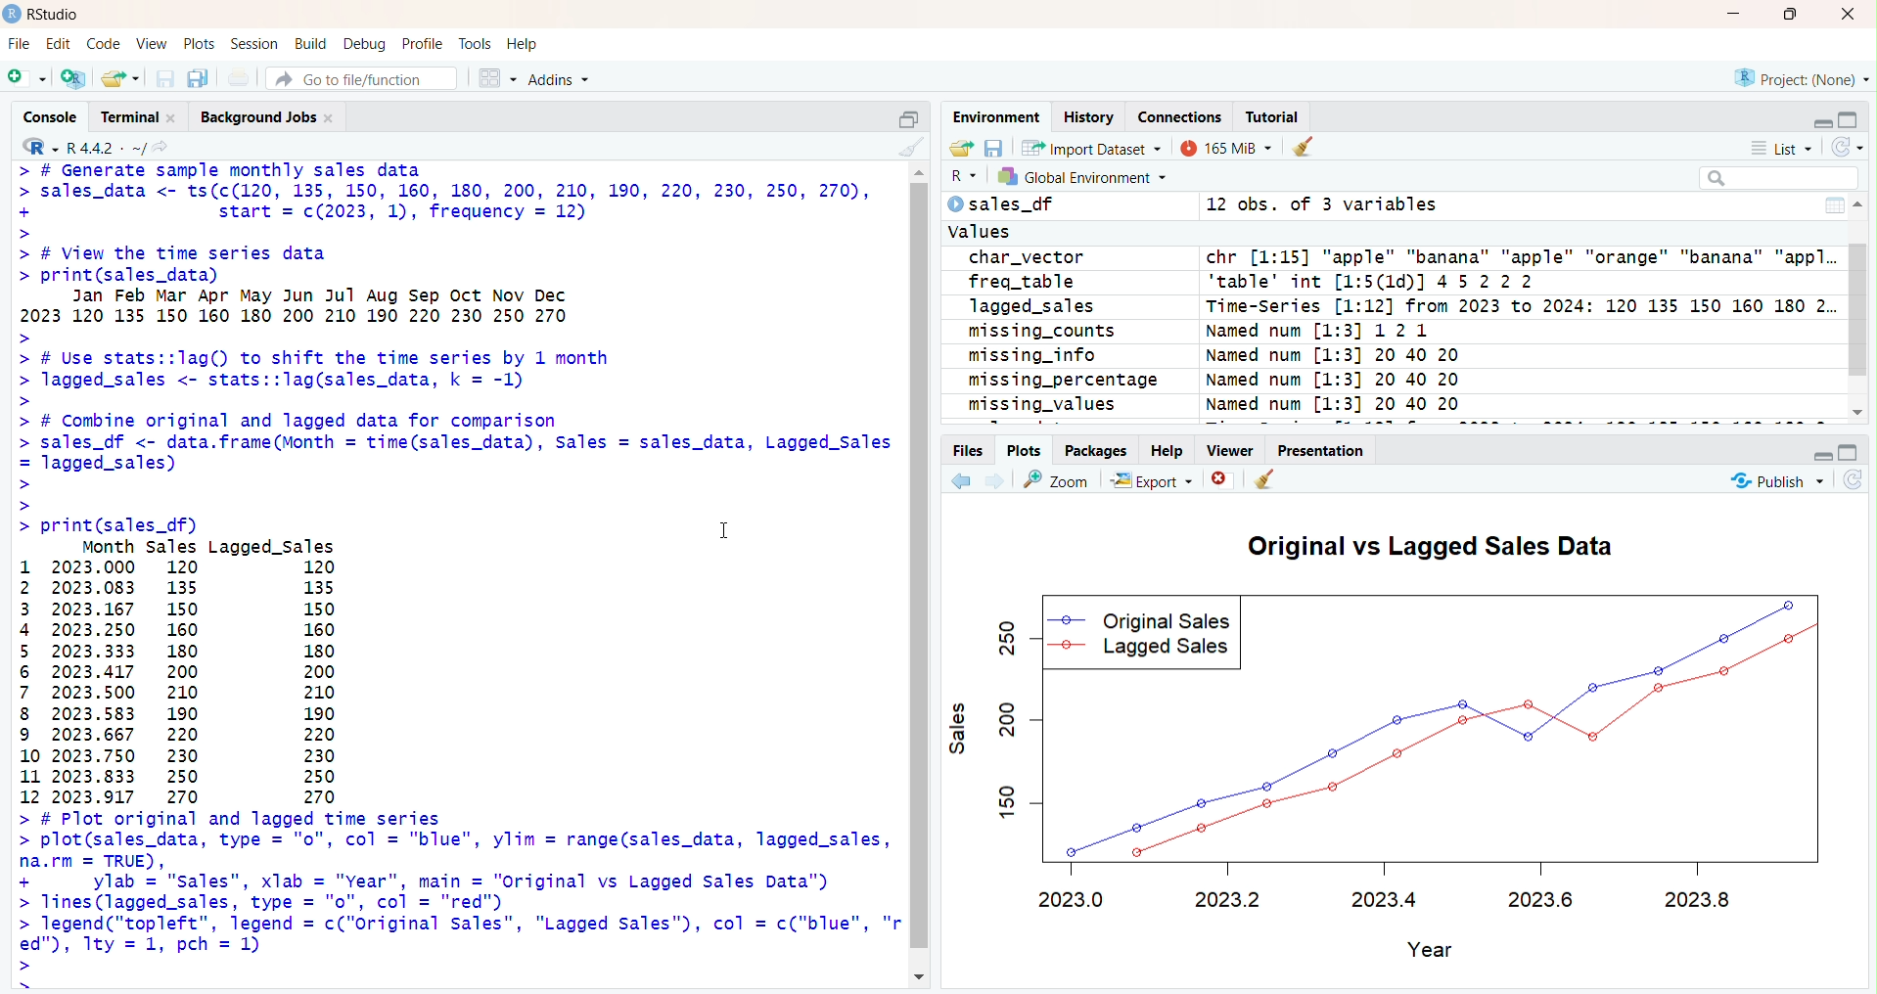 The height and width of the screenshot is (994, 1877). I want to click on refresh current plot, so click(1856, 481).